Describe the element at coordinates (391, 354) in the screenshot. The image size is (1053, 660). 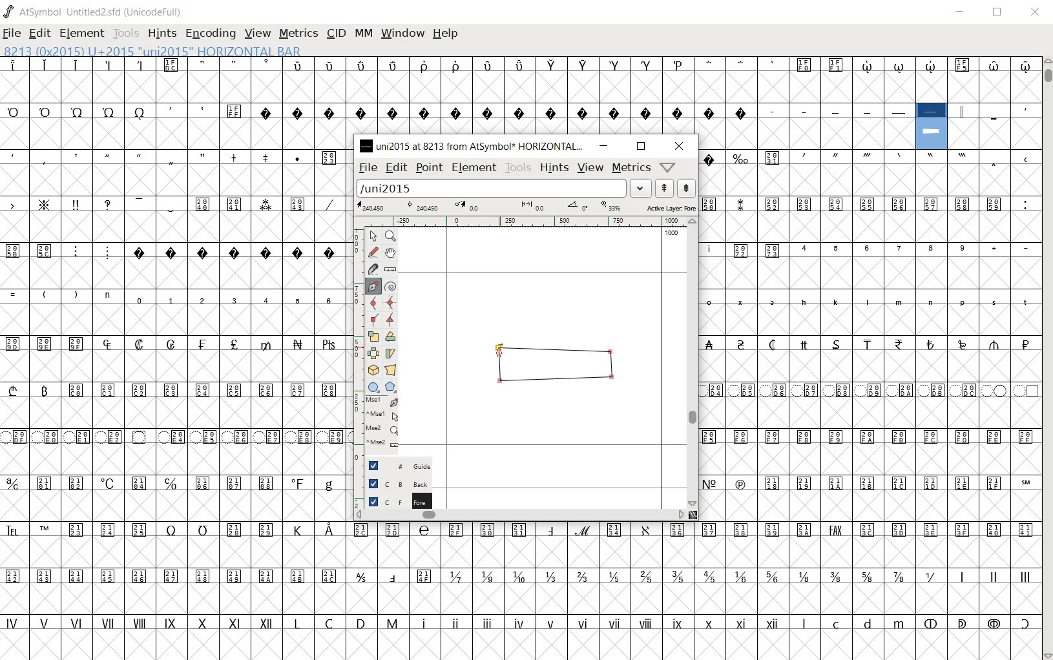
I see `Rotate the selection` at that location.